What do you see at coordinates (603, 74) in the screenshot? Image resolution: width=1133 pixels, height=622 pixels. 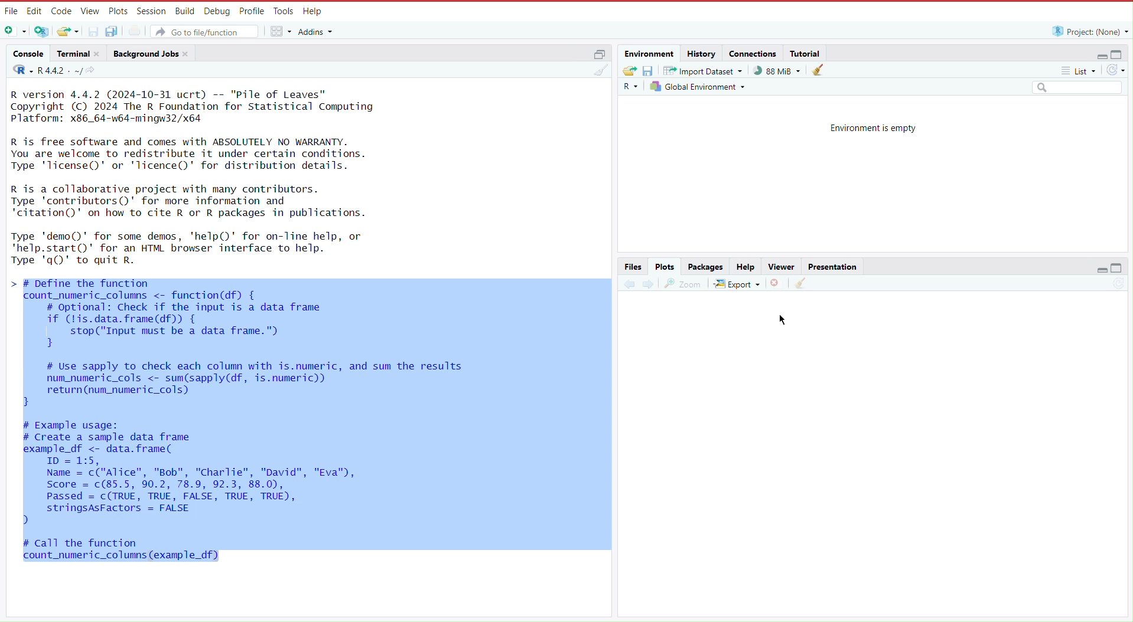 I see `Clear console (Ctrl +L)` at bounding box center [603, 74].